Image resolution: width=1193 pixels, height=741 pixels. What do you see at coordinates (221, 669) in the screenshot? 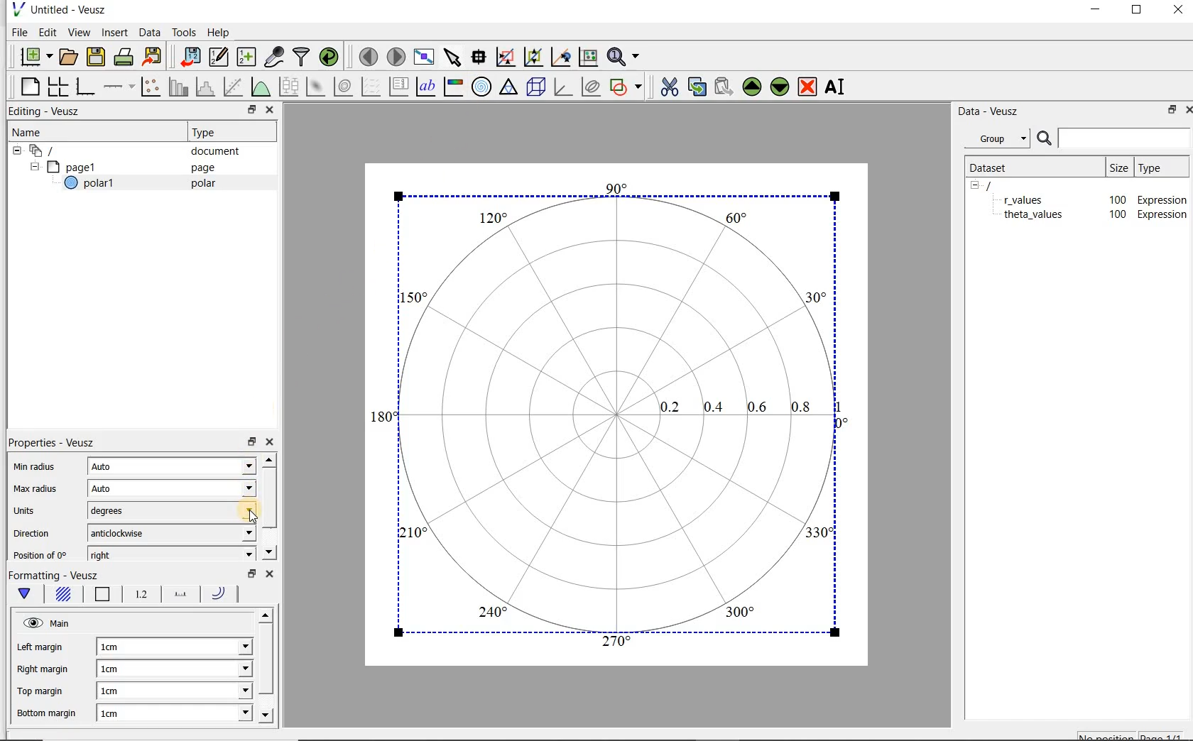
I see ` Right margin dropdown` at bounding box center [221, 669].